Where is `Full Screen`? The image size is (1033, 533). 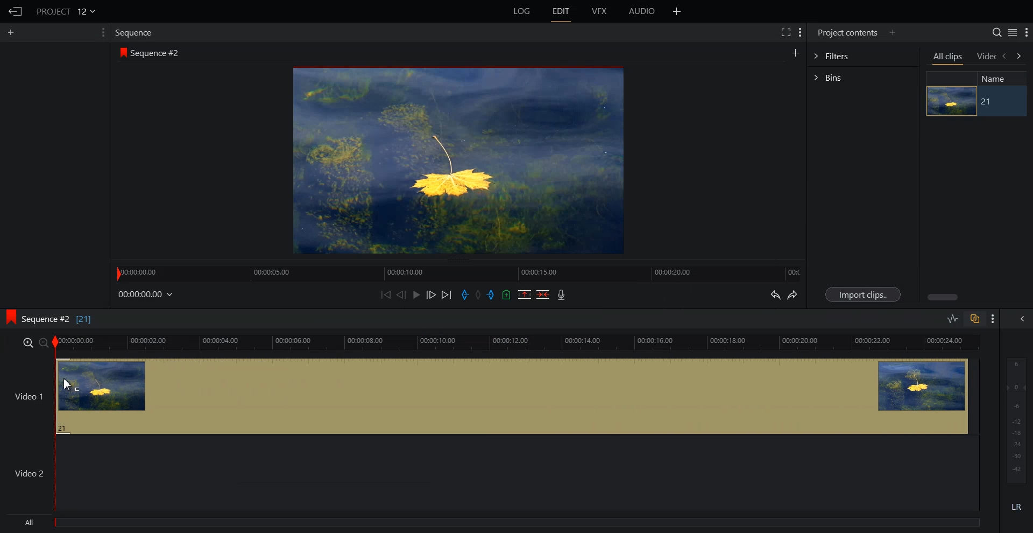
Full Screen is located at coordinates (787, 32).